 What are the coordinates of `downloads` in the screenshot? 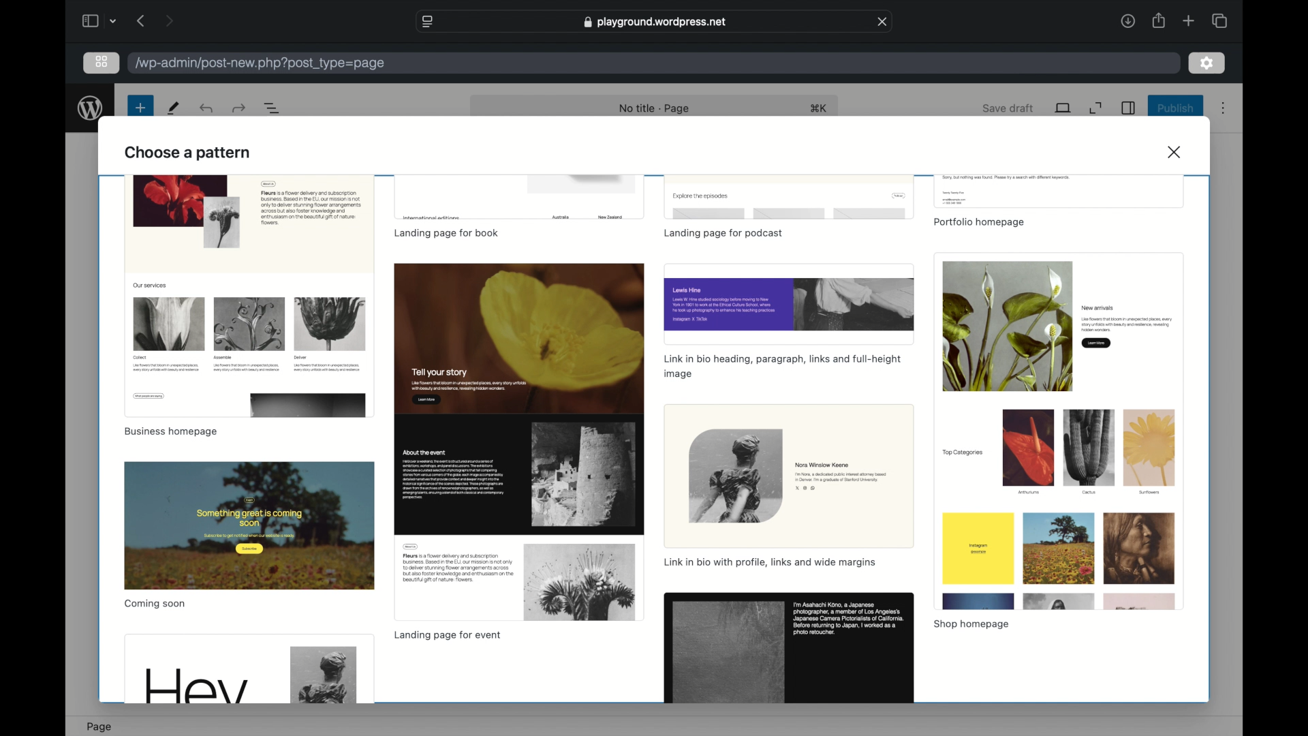 It's located at (1127, 20).